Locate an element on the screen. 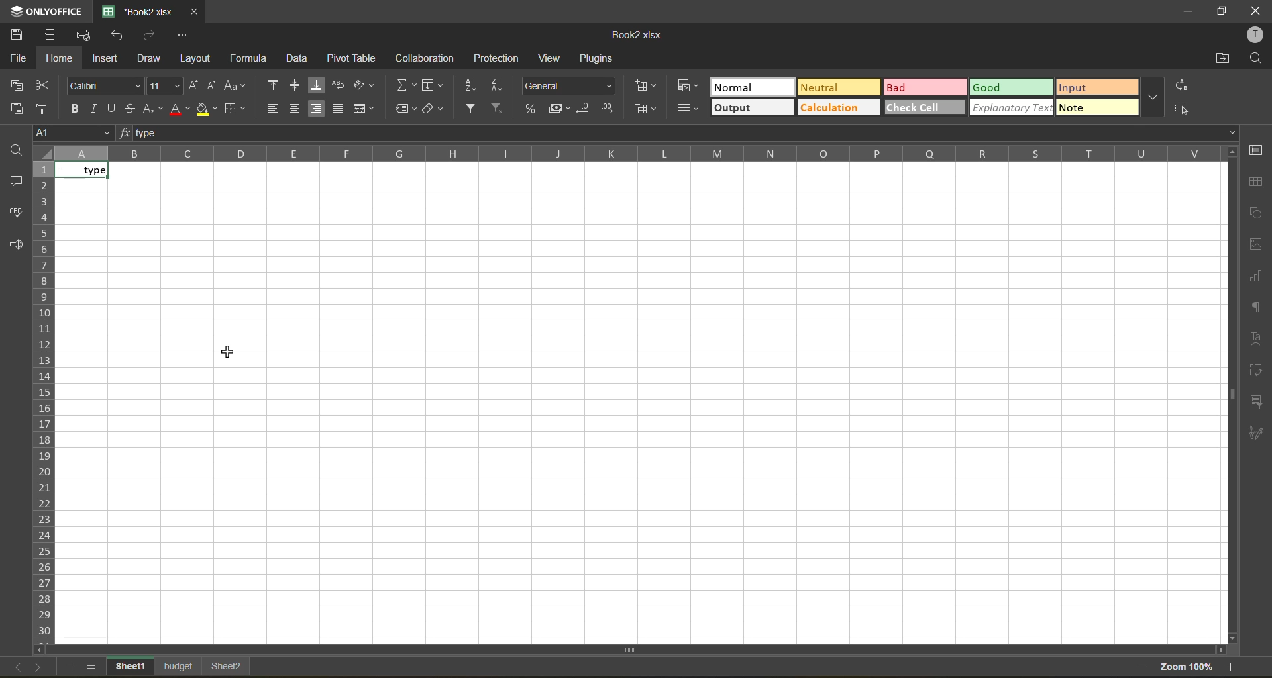 The height and width of the screenshot is (678, 1272). cut is located at coordinates (48, 87).